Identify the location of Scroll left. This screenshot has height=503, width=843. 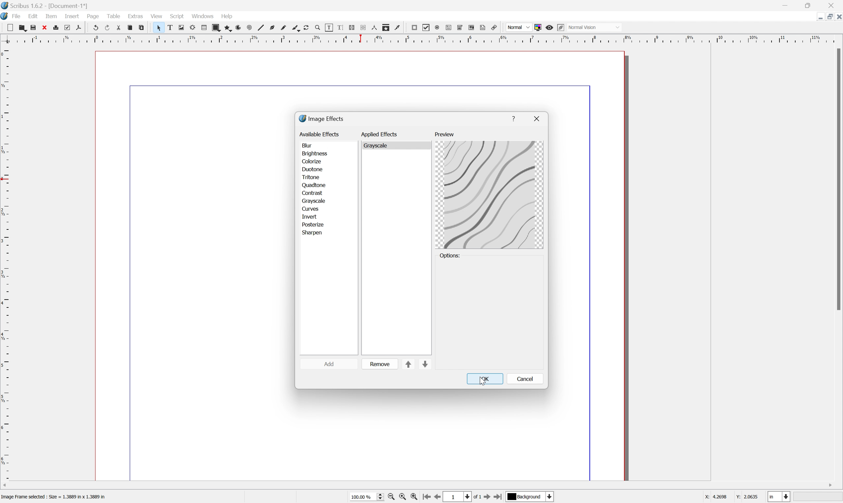
(6, 484).